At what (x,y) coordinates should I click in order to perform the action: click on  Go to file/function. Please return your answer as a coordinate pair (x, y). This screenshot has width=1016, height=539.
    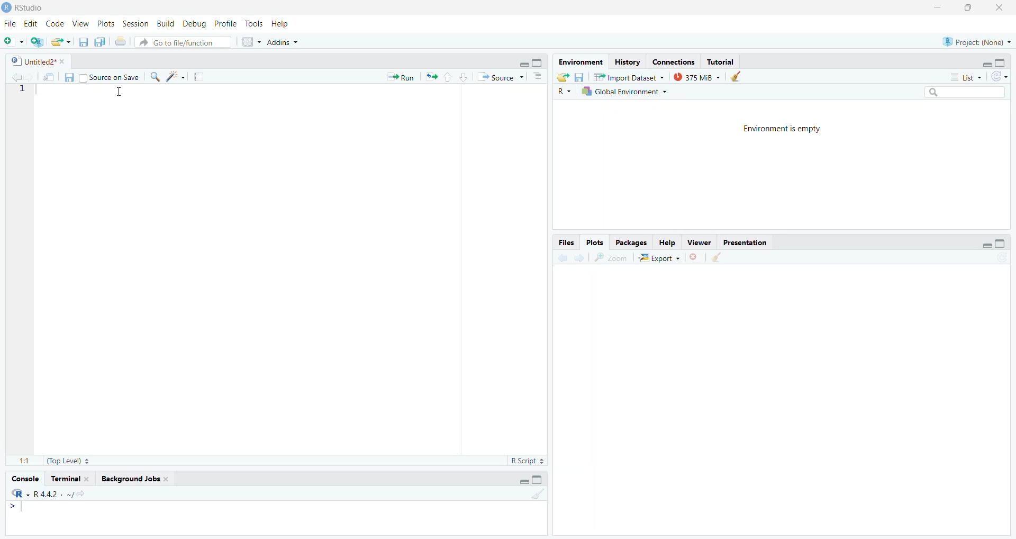
    Looking at the image, I should click on (185, 41).